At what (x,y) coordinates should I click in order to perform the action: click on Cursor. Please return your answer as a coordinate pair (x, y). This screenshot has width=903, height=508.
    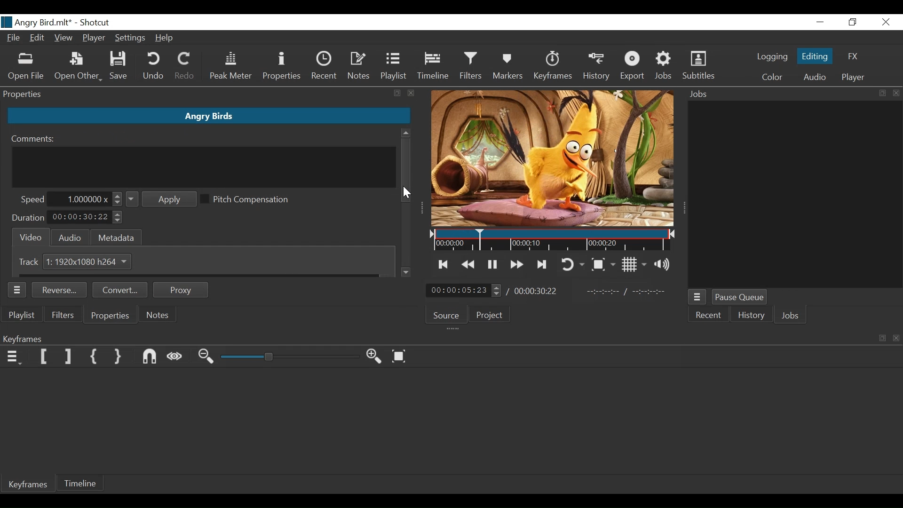
    Looking at the image, I should click on (407, 191).